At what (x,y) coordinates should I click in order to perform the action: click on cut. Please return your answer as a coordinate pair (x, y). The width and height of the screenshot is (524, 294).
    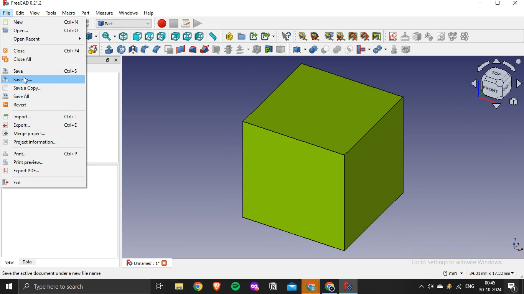
    Looking at the image, I should click on (325, 49).